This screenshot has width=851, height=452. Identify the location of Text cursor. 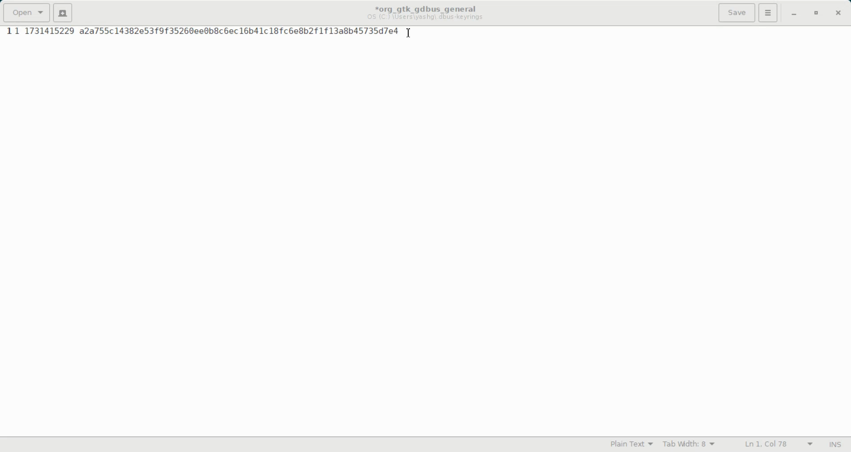
(410, 33).